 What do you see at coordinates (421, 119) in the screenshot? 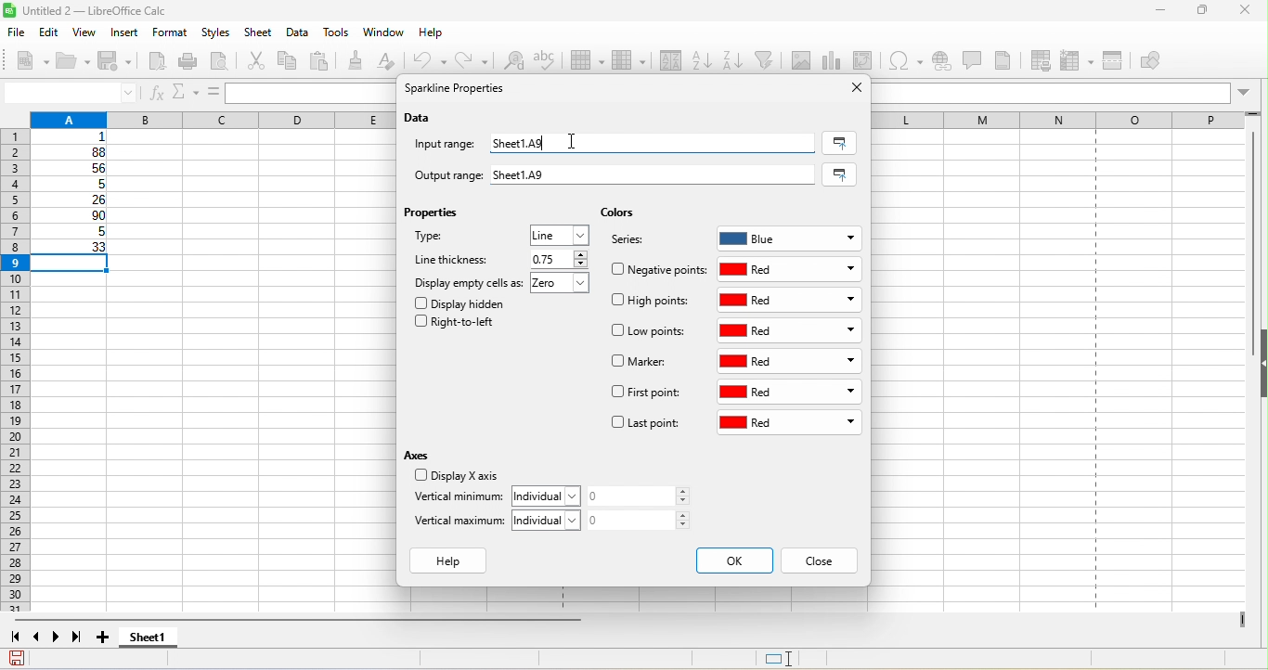
I see `data` at bounding box center [421, 119].